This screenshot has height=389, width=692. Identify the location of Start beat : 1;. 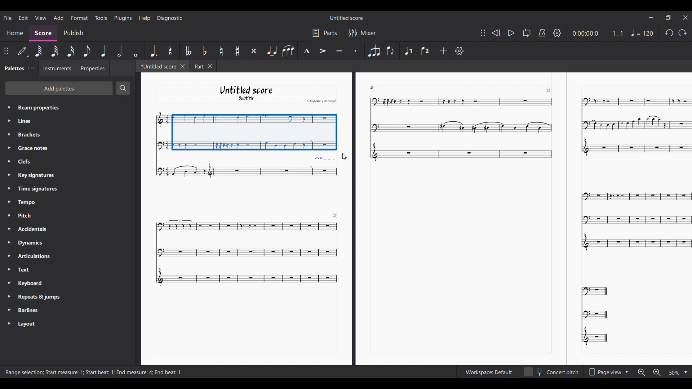
(100, 372).